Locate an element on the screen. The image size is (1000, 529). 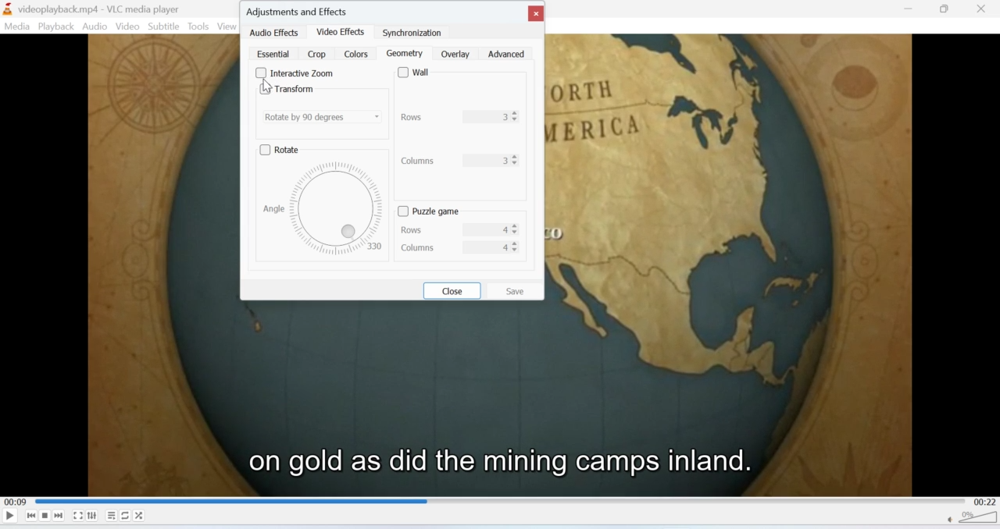
geometry is located at coordinates (405, 54).